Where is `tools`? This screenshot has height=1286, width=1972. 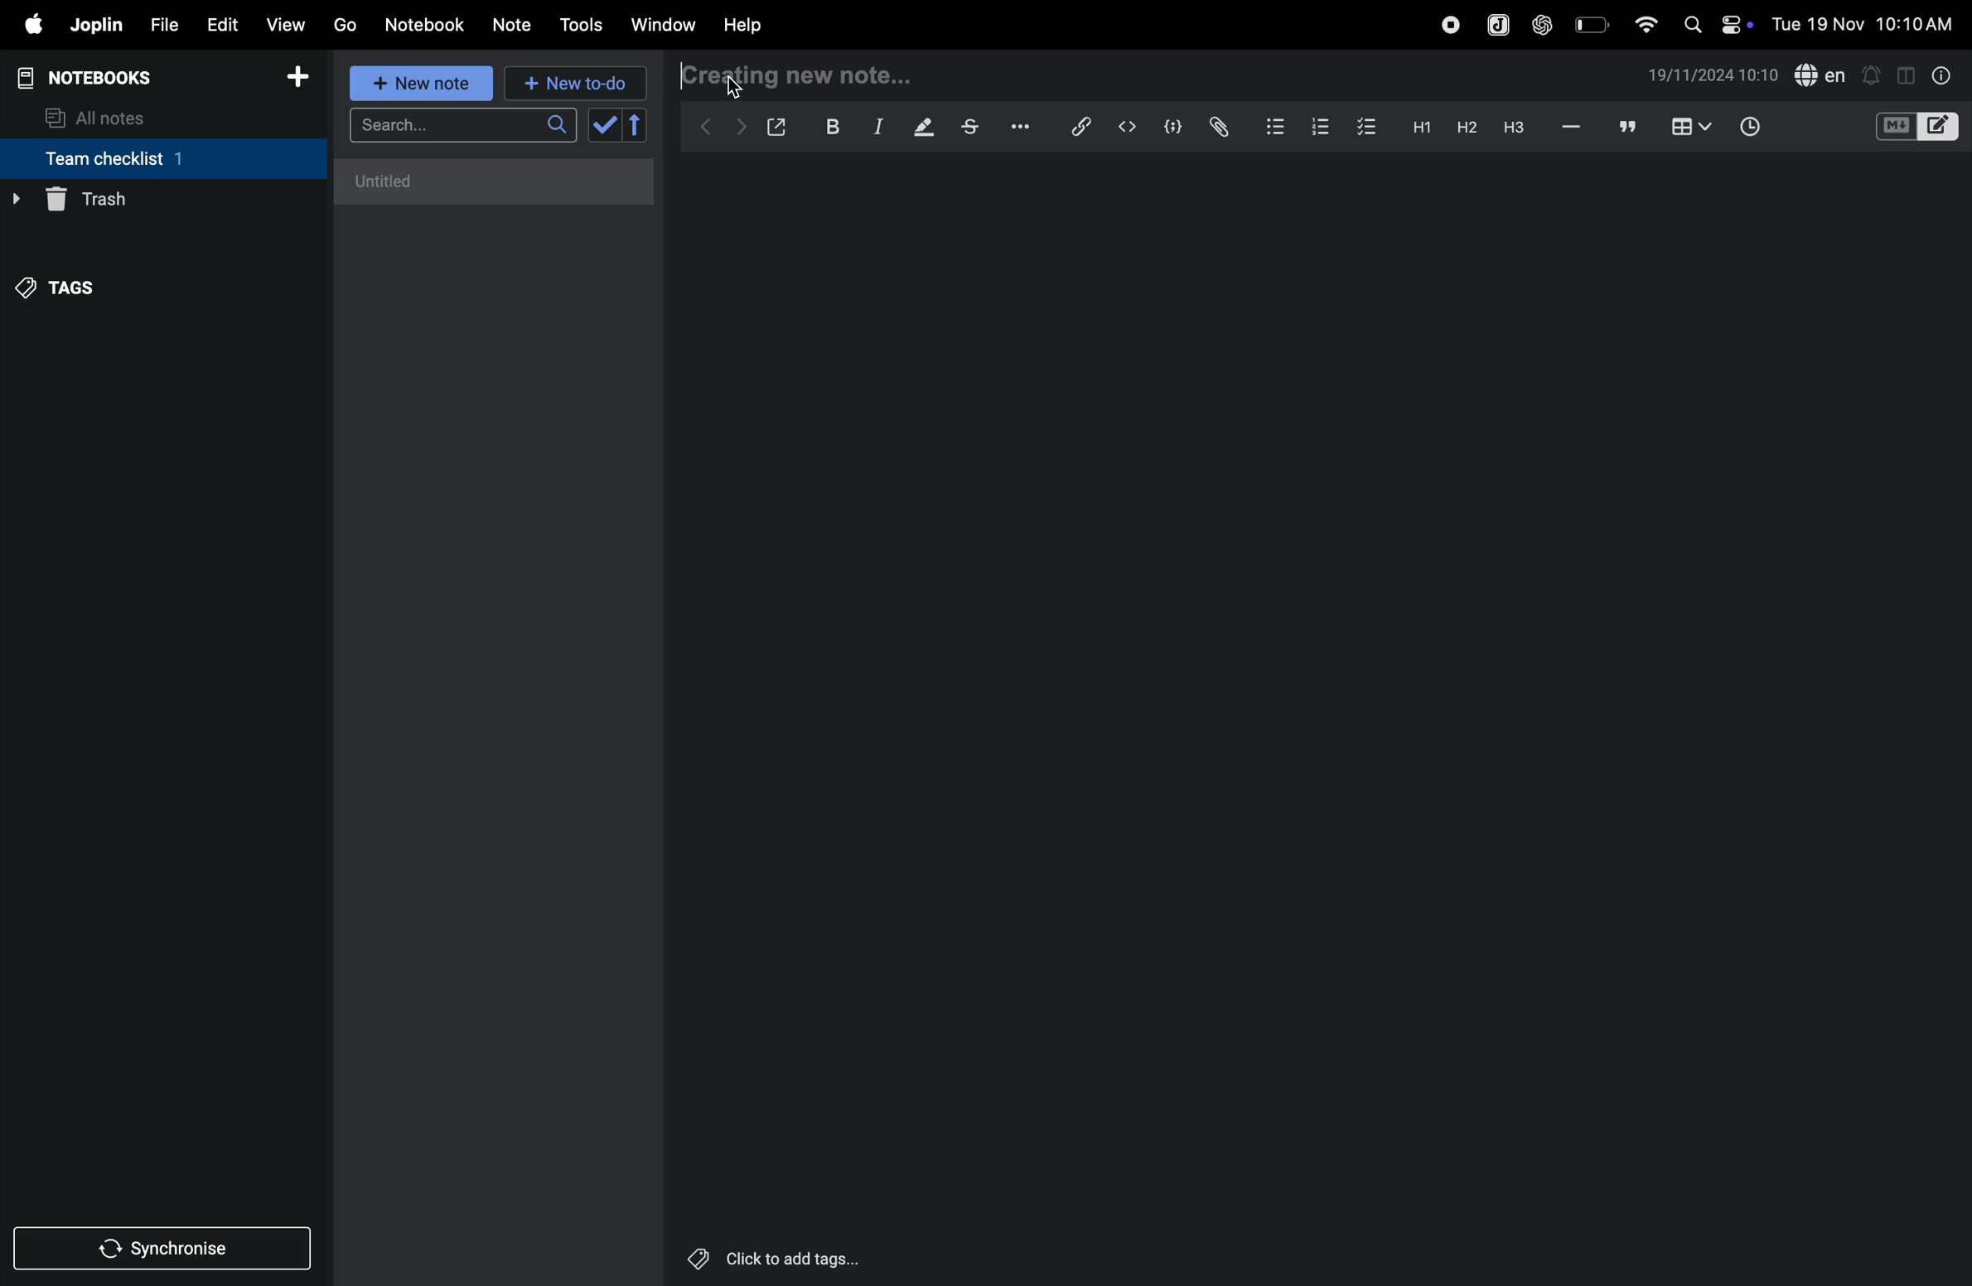 tools is located at coordinates (583, 25).